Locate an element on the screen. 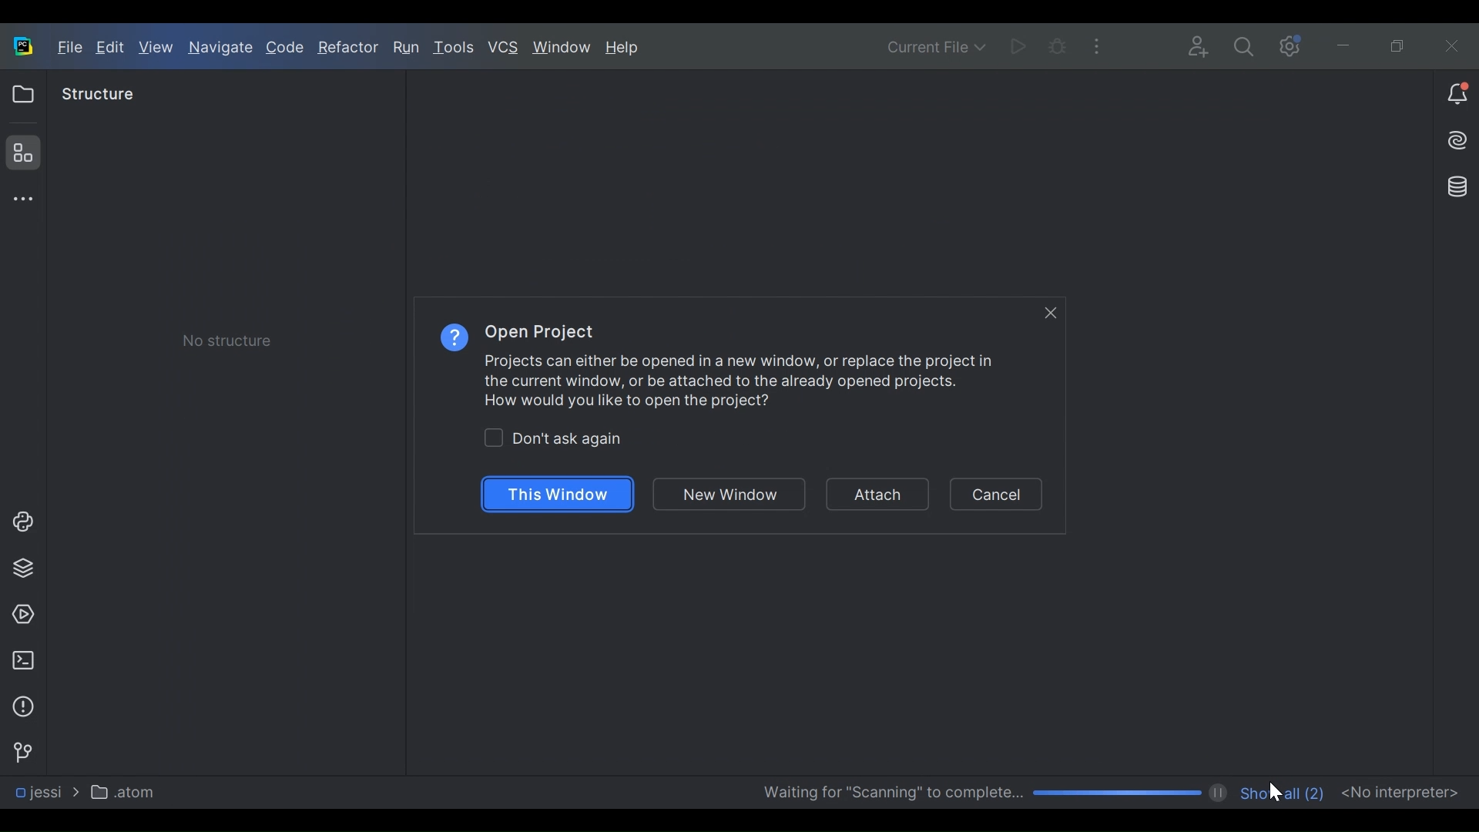 The image size is (1479, 832). Open Project is located at coordinates (542, 328).